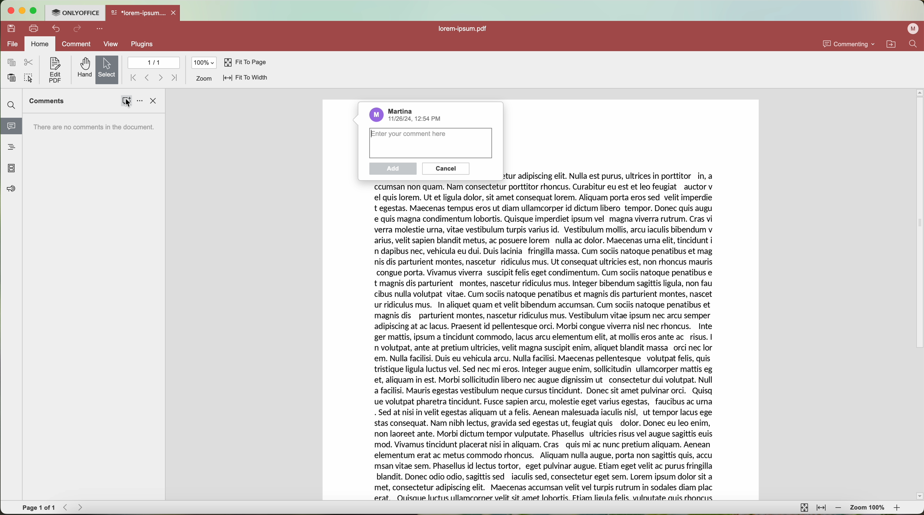  Describe the element at coordinates (34, 29) in the screenshot. I see `print` at that location.